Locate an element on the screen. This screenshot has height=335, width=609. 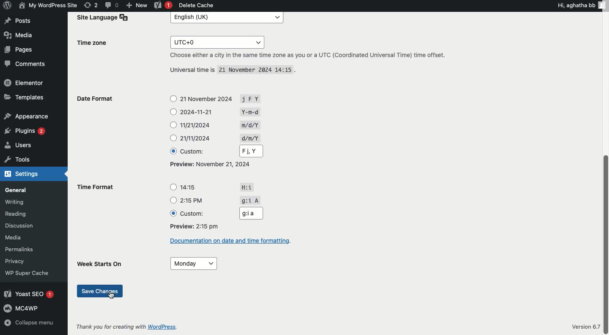
Permalinks is located at coordinates (21, 250).